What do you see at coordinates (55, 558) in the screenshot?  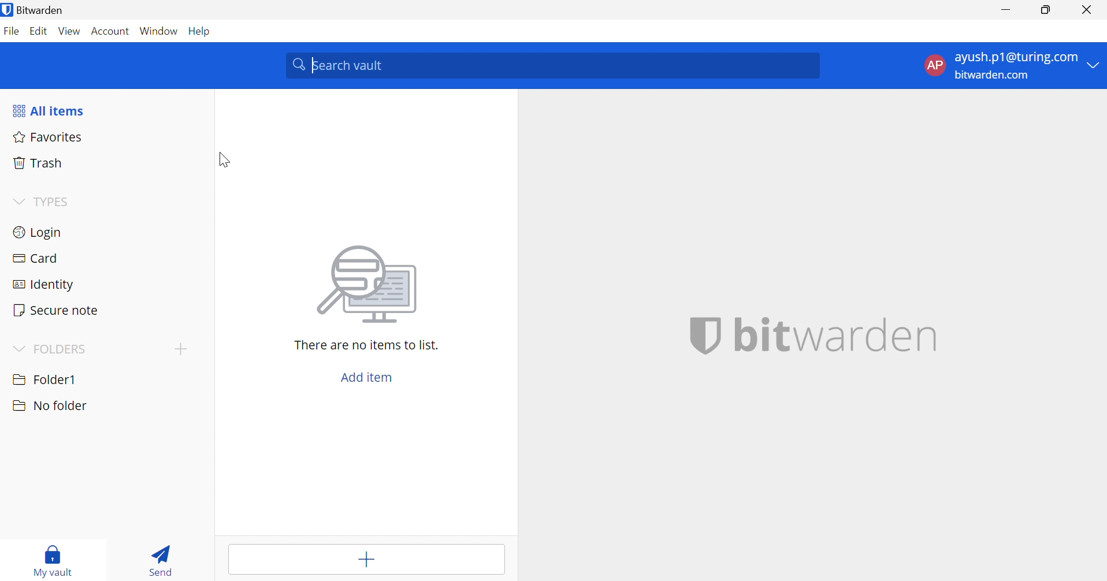 I see `My Vault` at bounding box center [55, 558].